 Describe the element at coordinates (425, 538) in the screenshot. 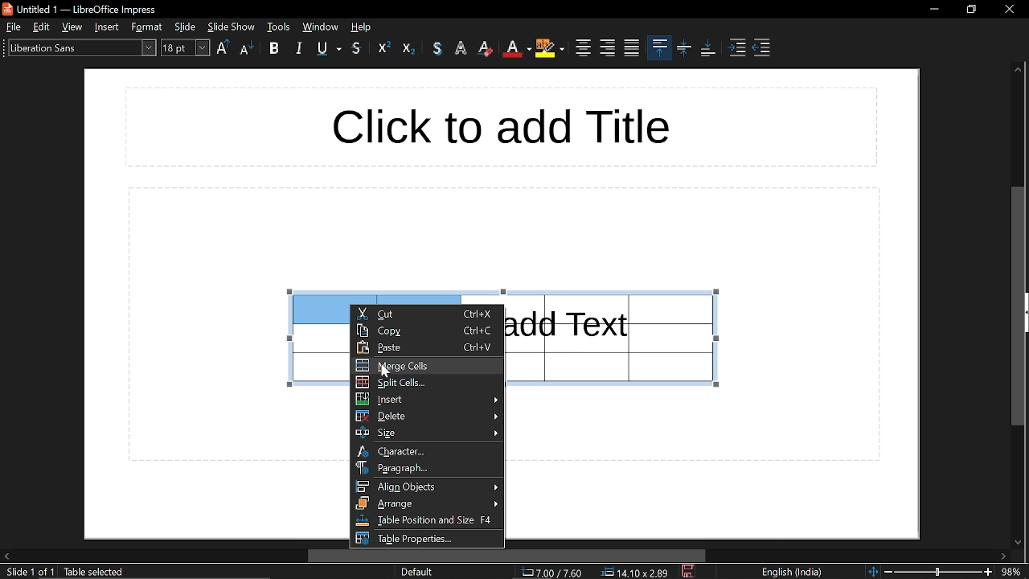

I see `table position` at that location.